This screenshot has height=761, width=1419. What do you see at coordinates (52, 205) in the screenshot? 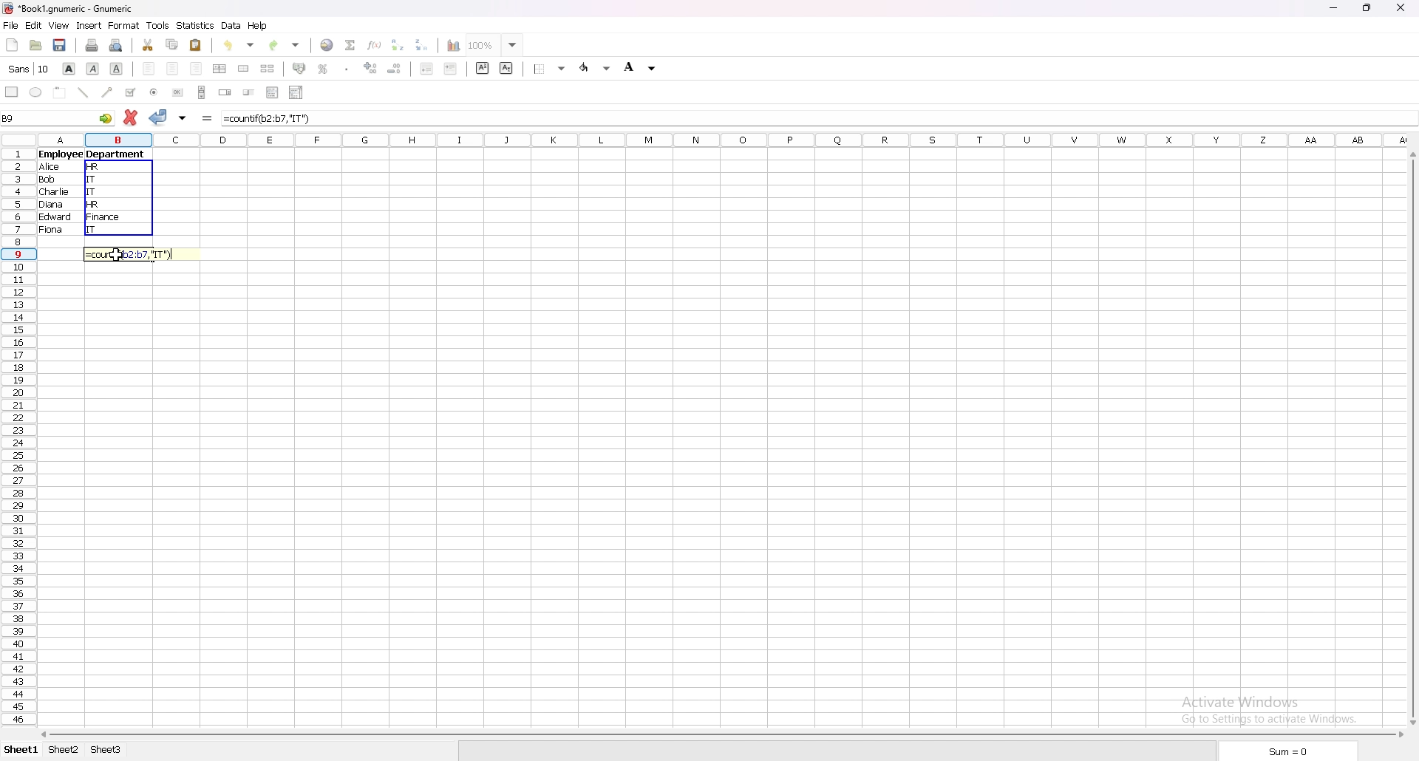
I see `diana` at bounding box center [52, 205].